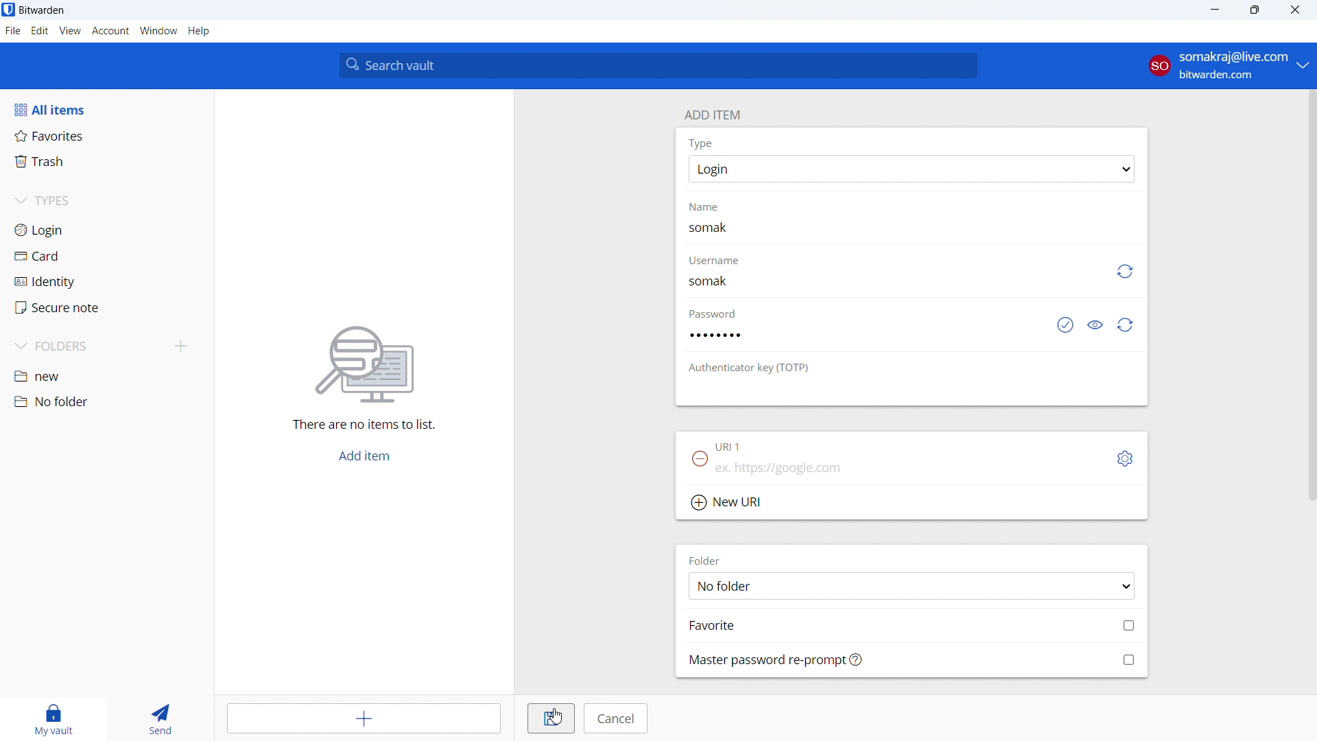 The image size is (1317, 741). Describe the element at coordinates (1309, 296) in the screenshot. I see `SCROLL BAR` at that location.